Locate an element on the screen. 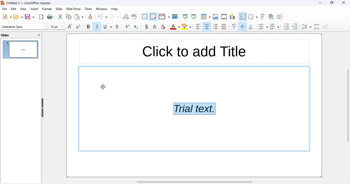  insert image is located at coordinates (216, 17).